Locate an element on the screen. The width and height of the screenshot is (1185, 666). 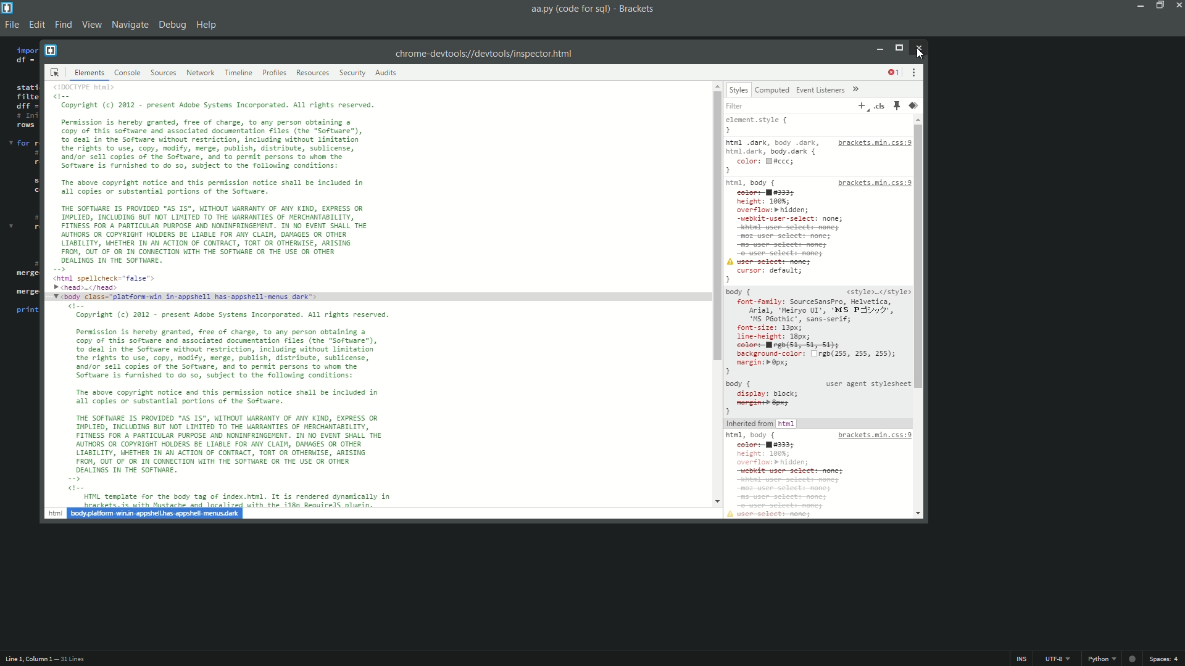
view  is located at coordinates (93, 27).